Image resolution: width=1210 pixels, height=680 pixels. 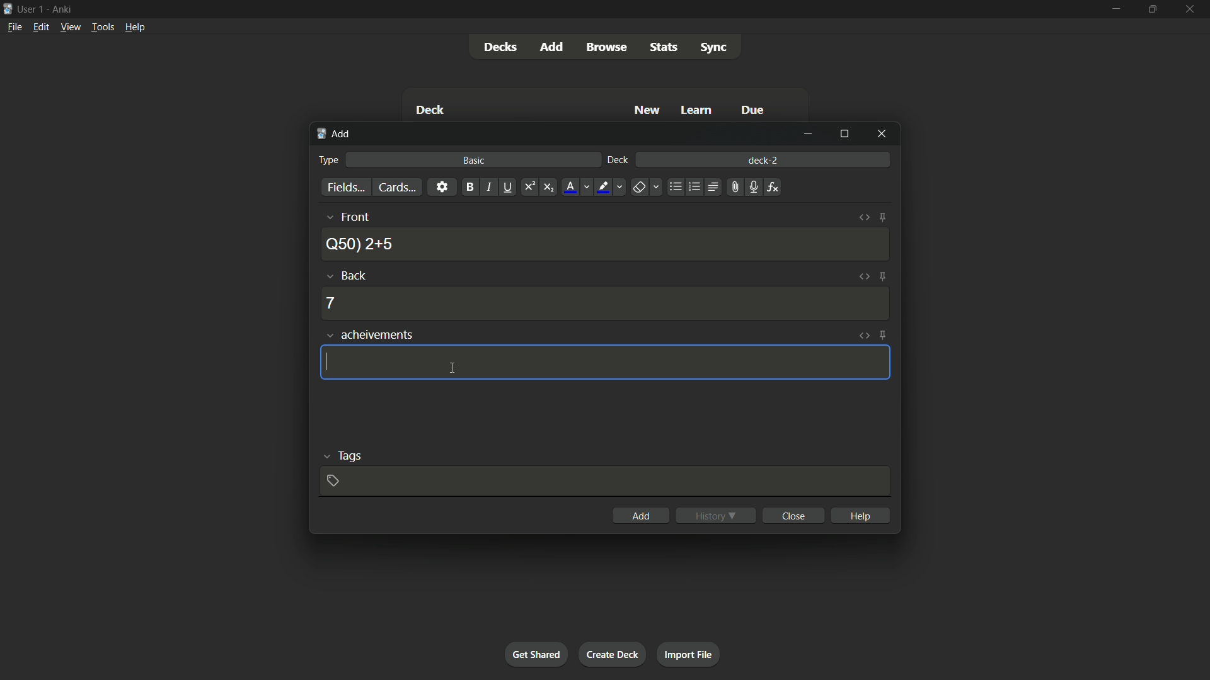 What do you see at coordinates (536, 655) in the screenshot?
I see `get shared` at bounding box center [536, 655].